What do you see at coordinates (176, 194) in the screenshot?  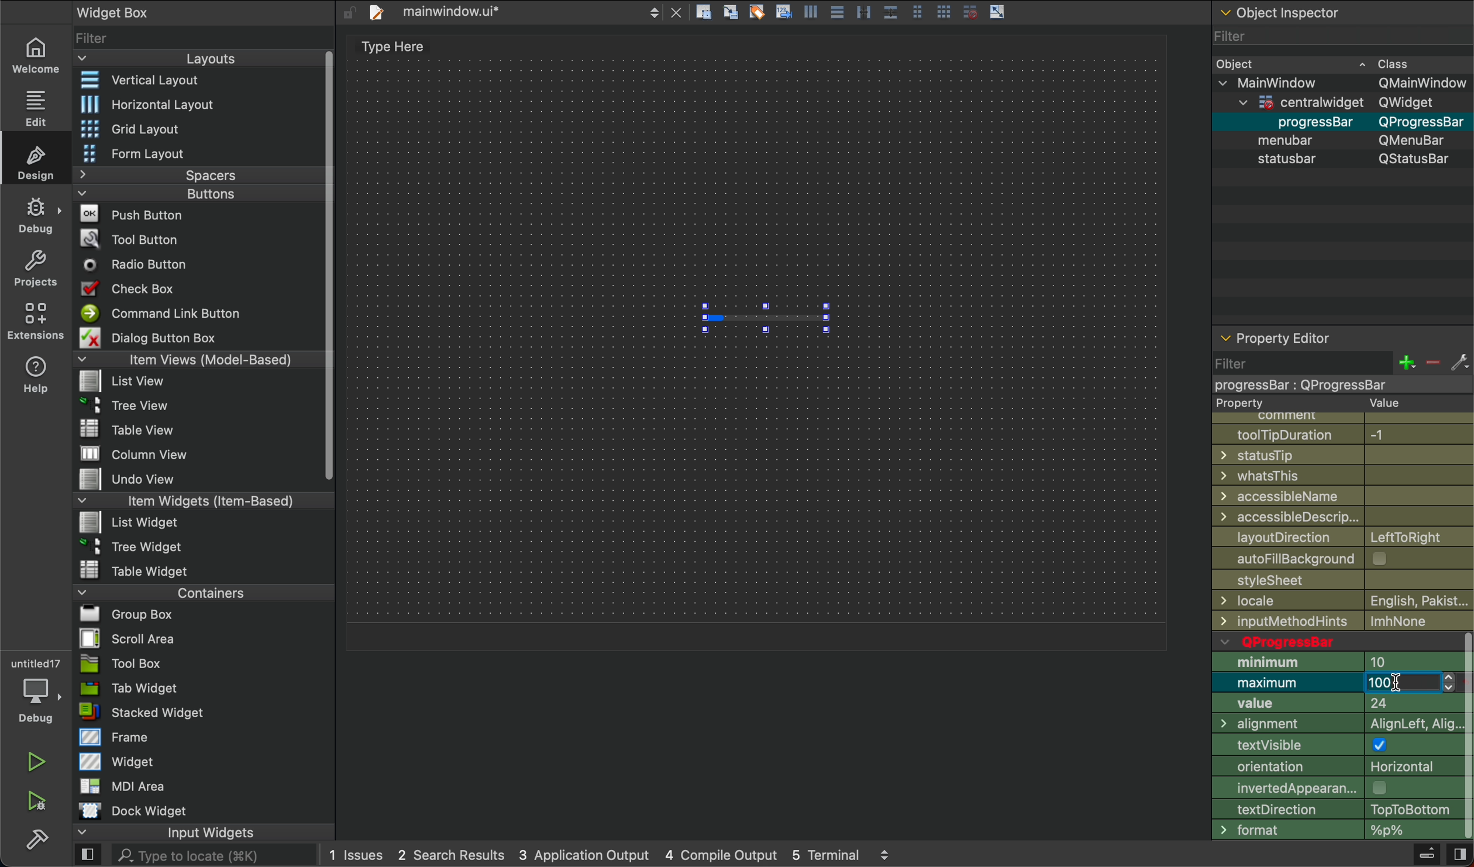 I see `Buttons` at bounding box center [176, 194].